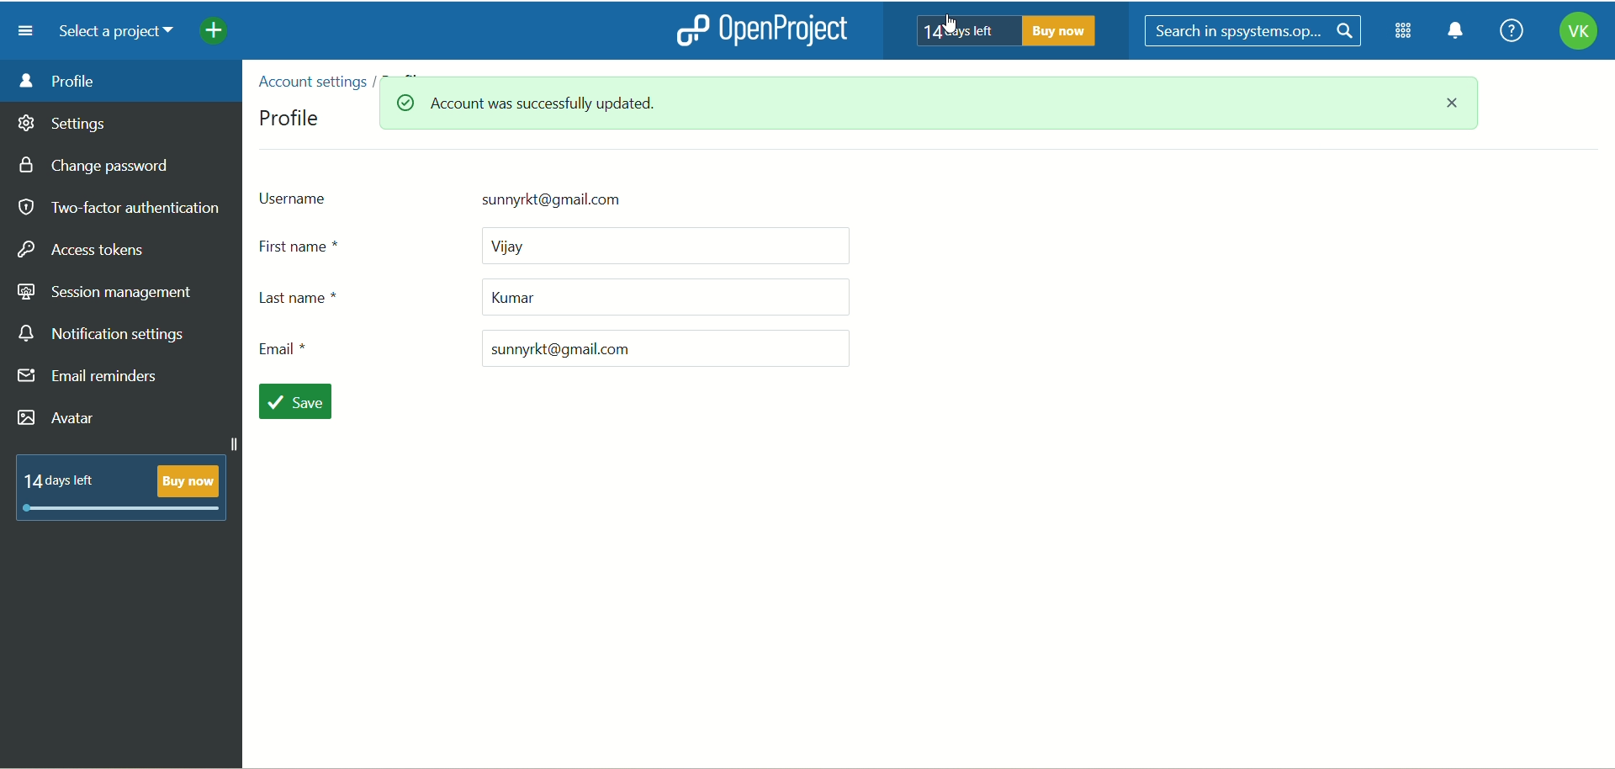 This screenshot has height=769, width=1615. Describe the element at coordinates (1254, 31) in the screenshot. I see `search` at that location.